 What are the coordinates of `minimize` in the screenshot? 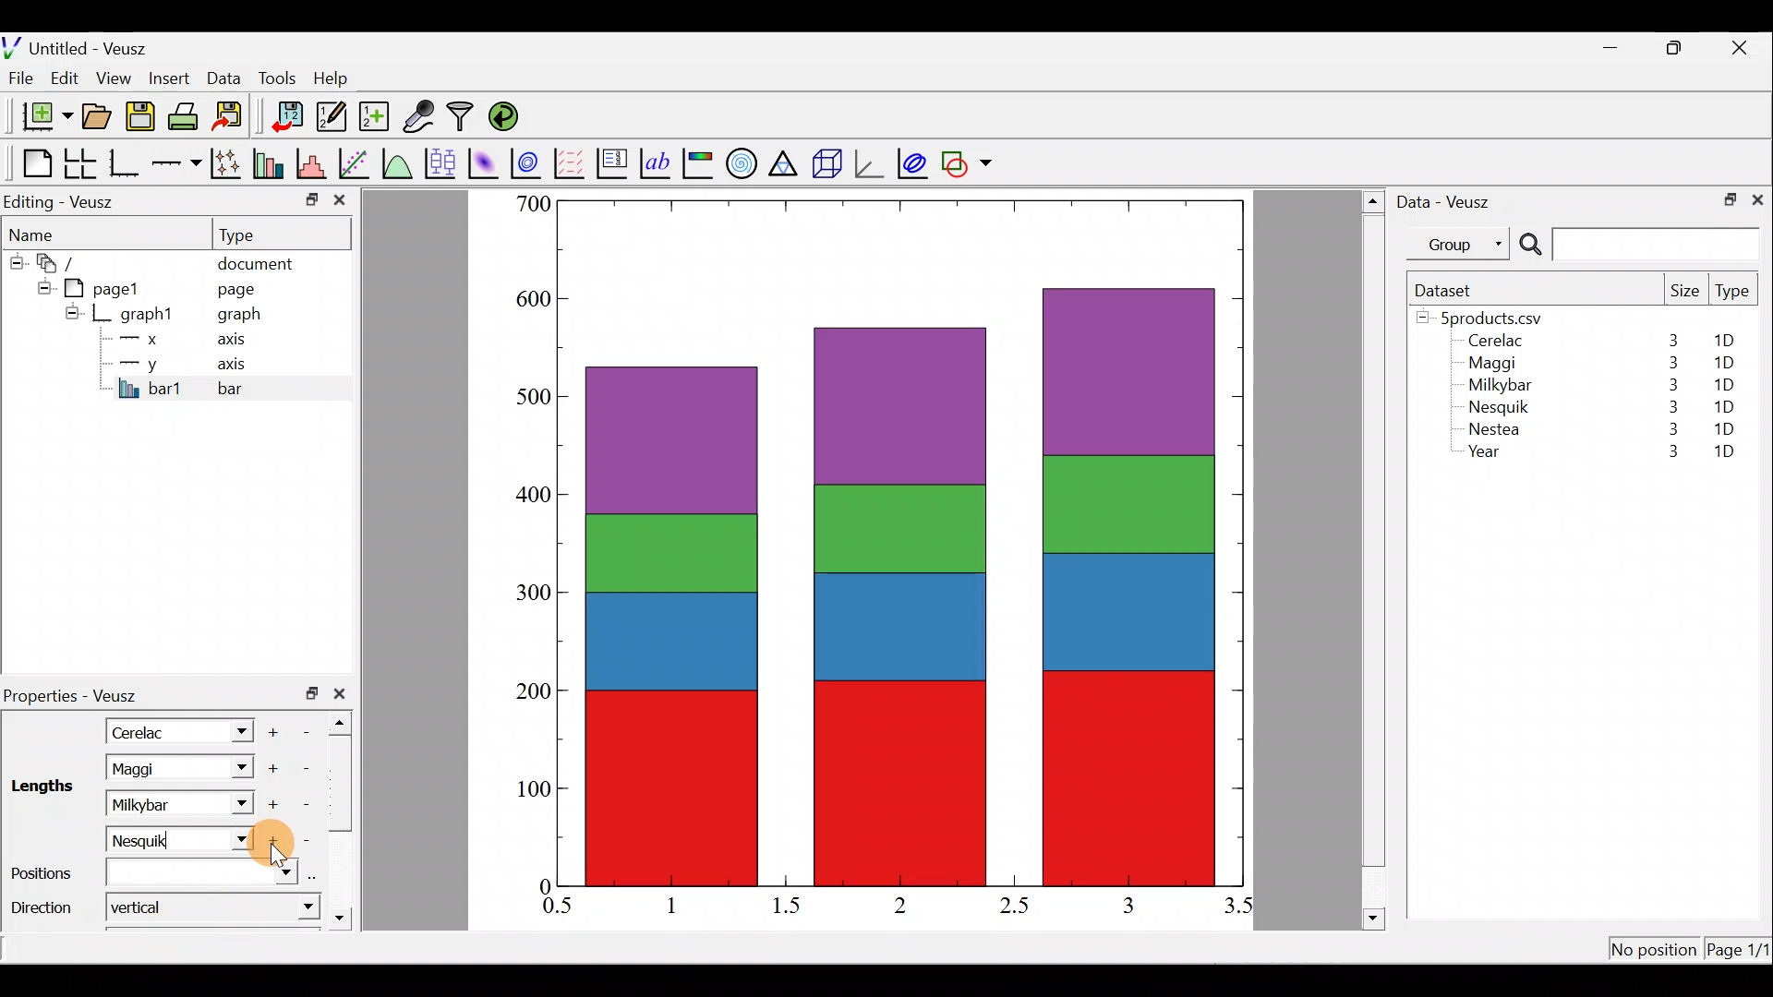 It's located at (310, 198).